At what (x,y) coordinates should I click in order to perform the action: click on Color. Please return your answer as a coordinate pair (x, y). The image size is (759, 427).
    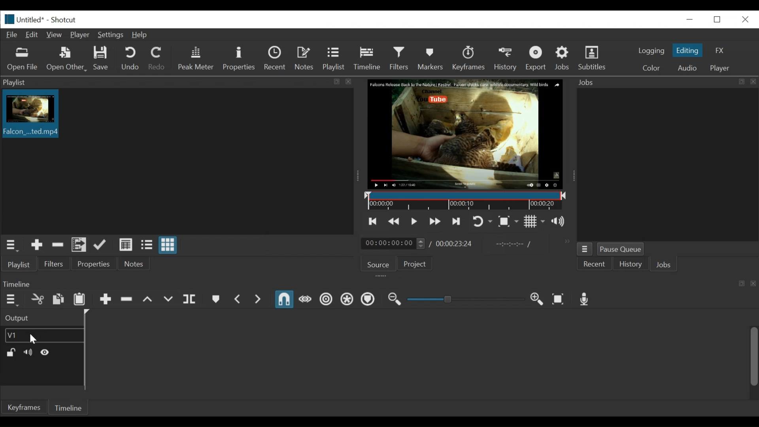
    Looking at the image, I should click on (649, 68).